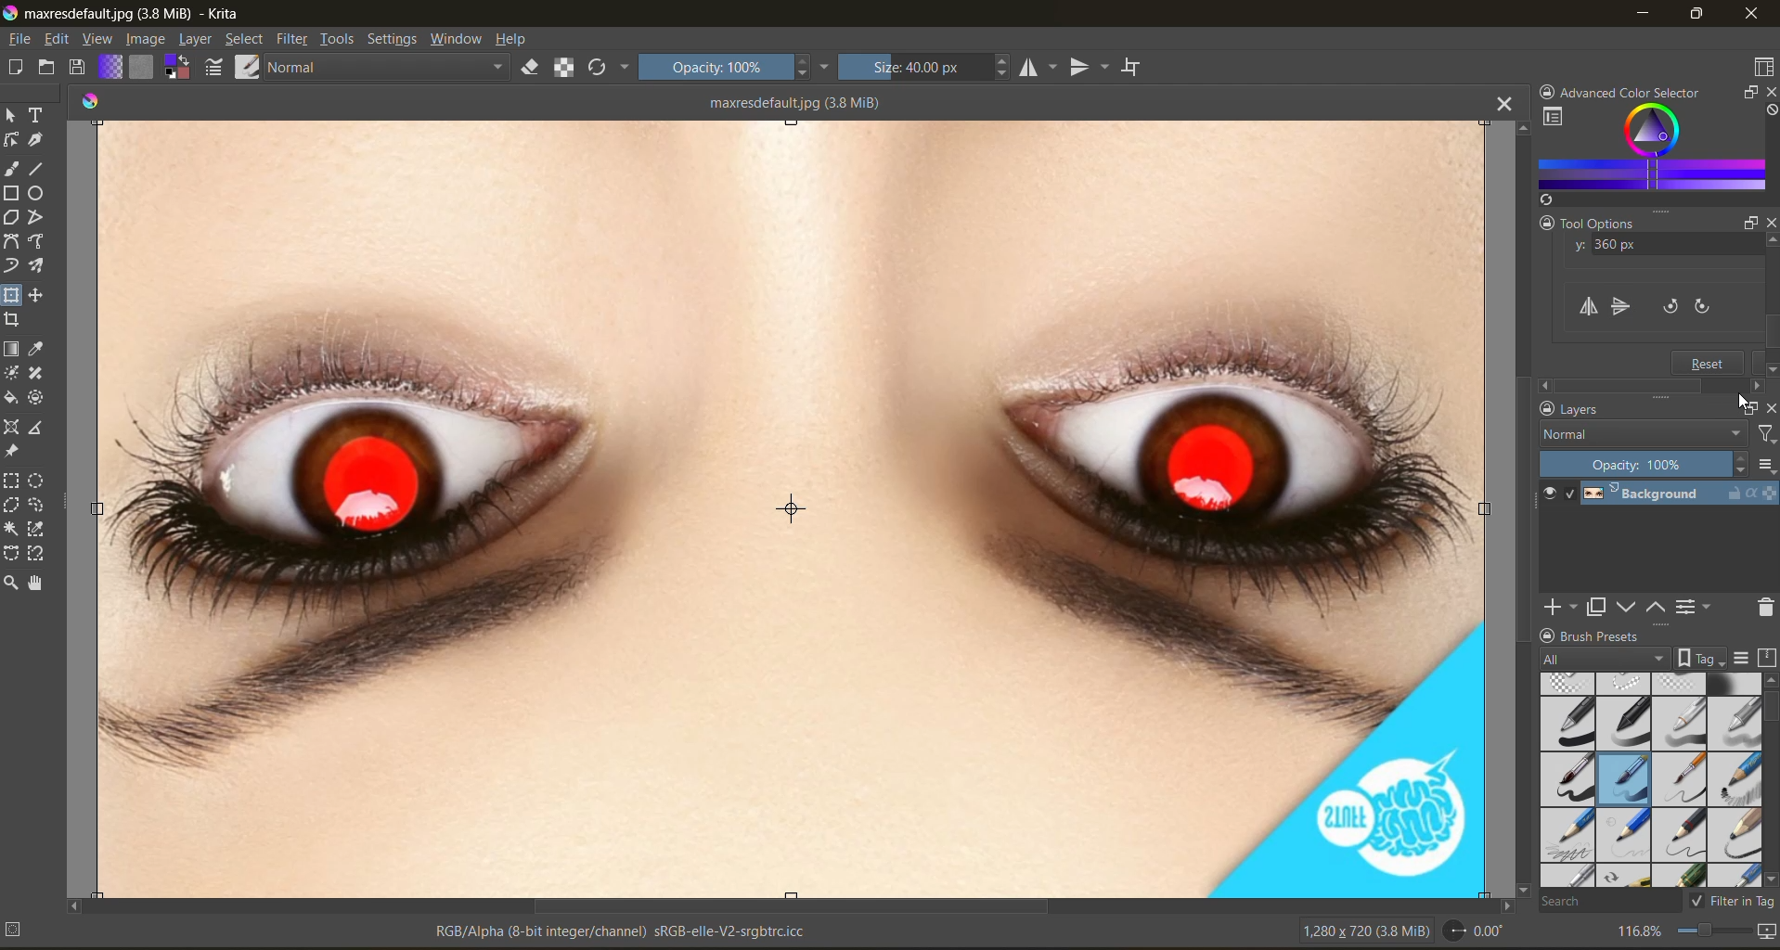 The height and width of the screenshot is (950, 1780). Describe the element at coordinates (13, 506) in the screenshot. I see `tool` at that location.